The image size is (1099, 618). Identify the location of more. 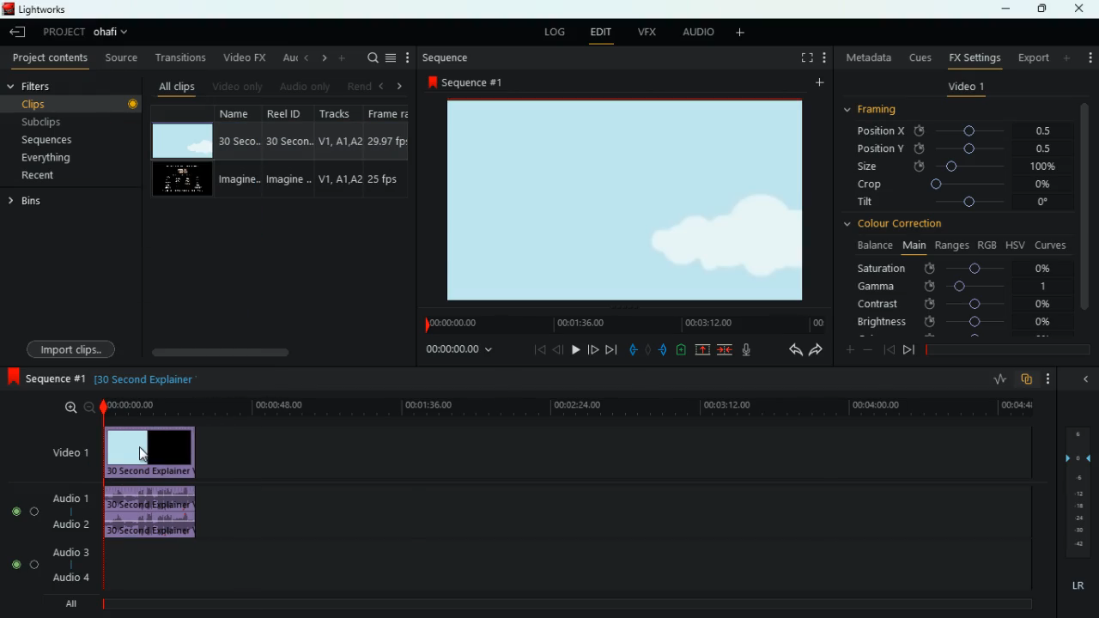
(408, 57).